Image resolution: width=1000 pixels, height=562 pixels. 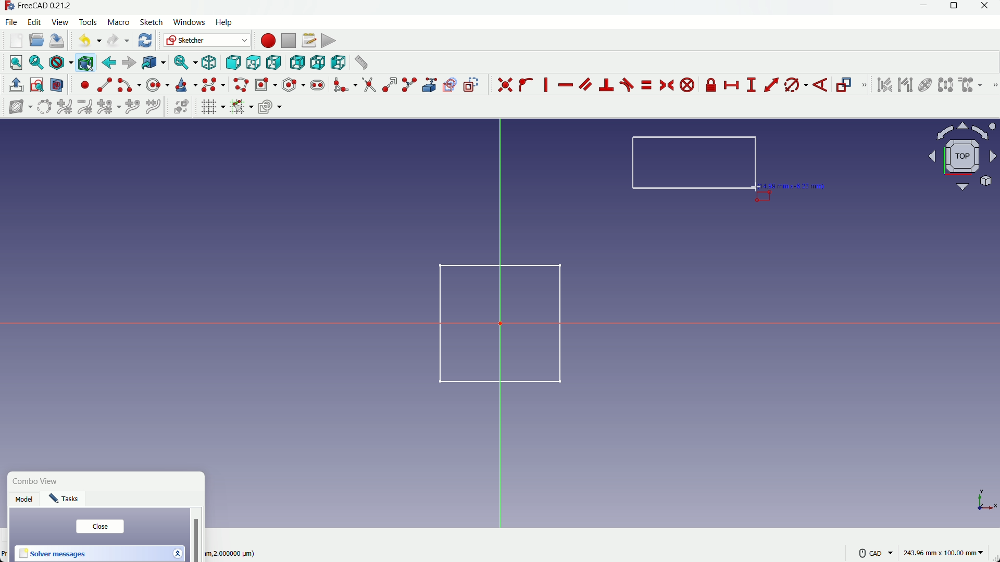 I want to click on constraint perpendicular, so click(x=607, y=85).